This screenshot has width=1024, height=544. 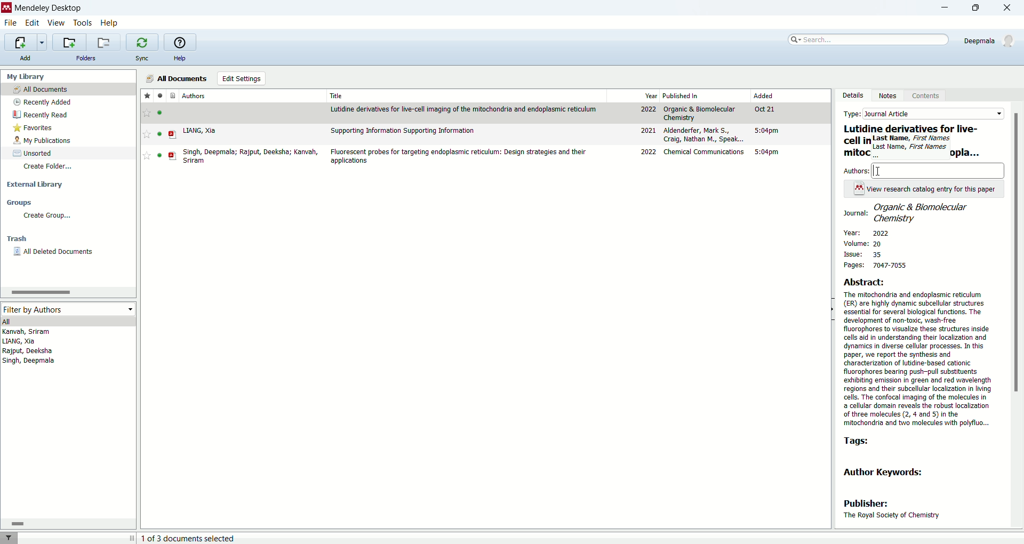 What do you see at coordinates (147, 113) in the screenshot?
I see `favourite` at bounding box center [147, 113].